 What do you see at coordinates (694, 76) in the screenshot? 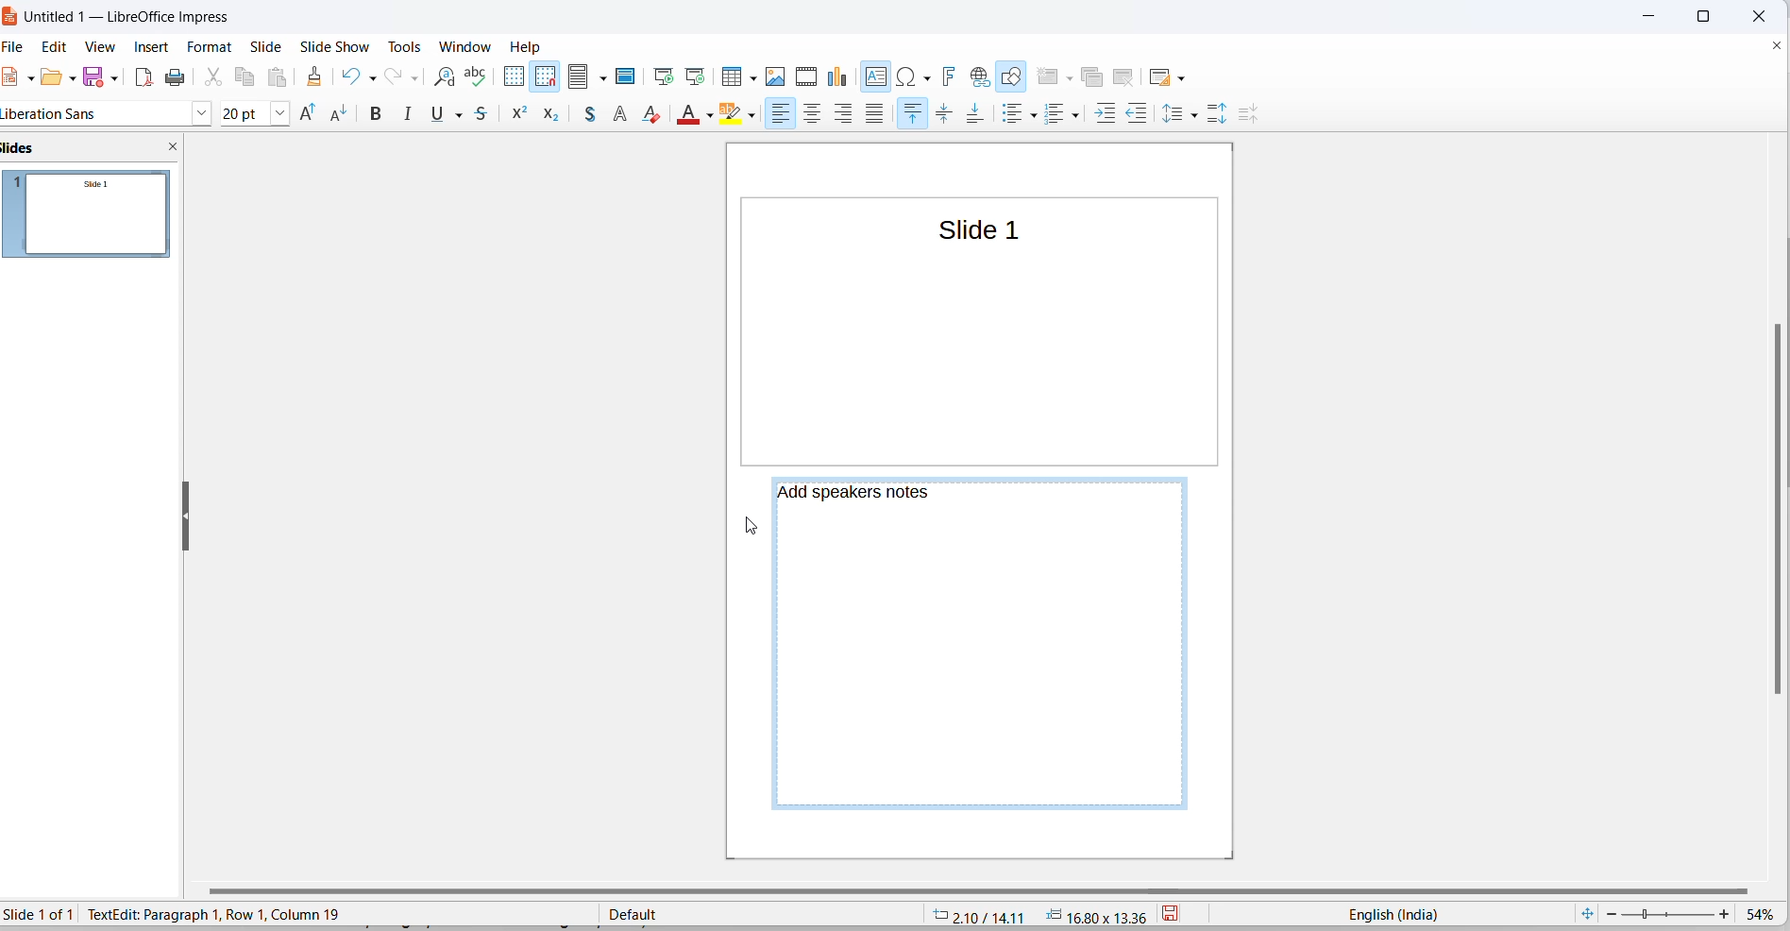
I see `start from current slide` at bounding box center [694, 76].